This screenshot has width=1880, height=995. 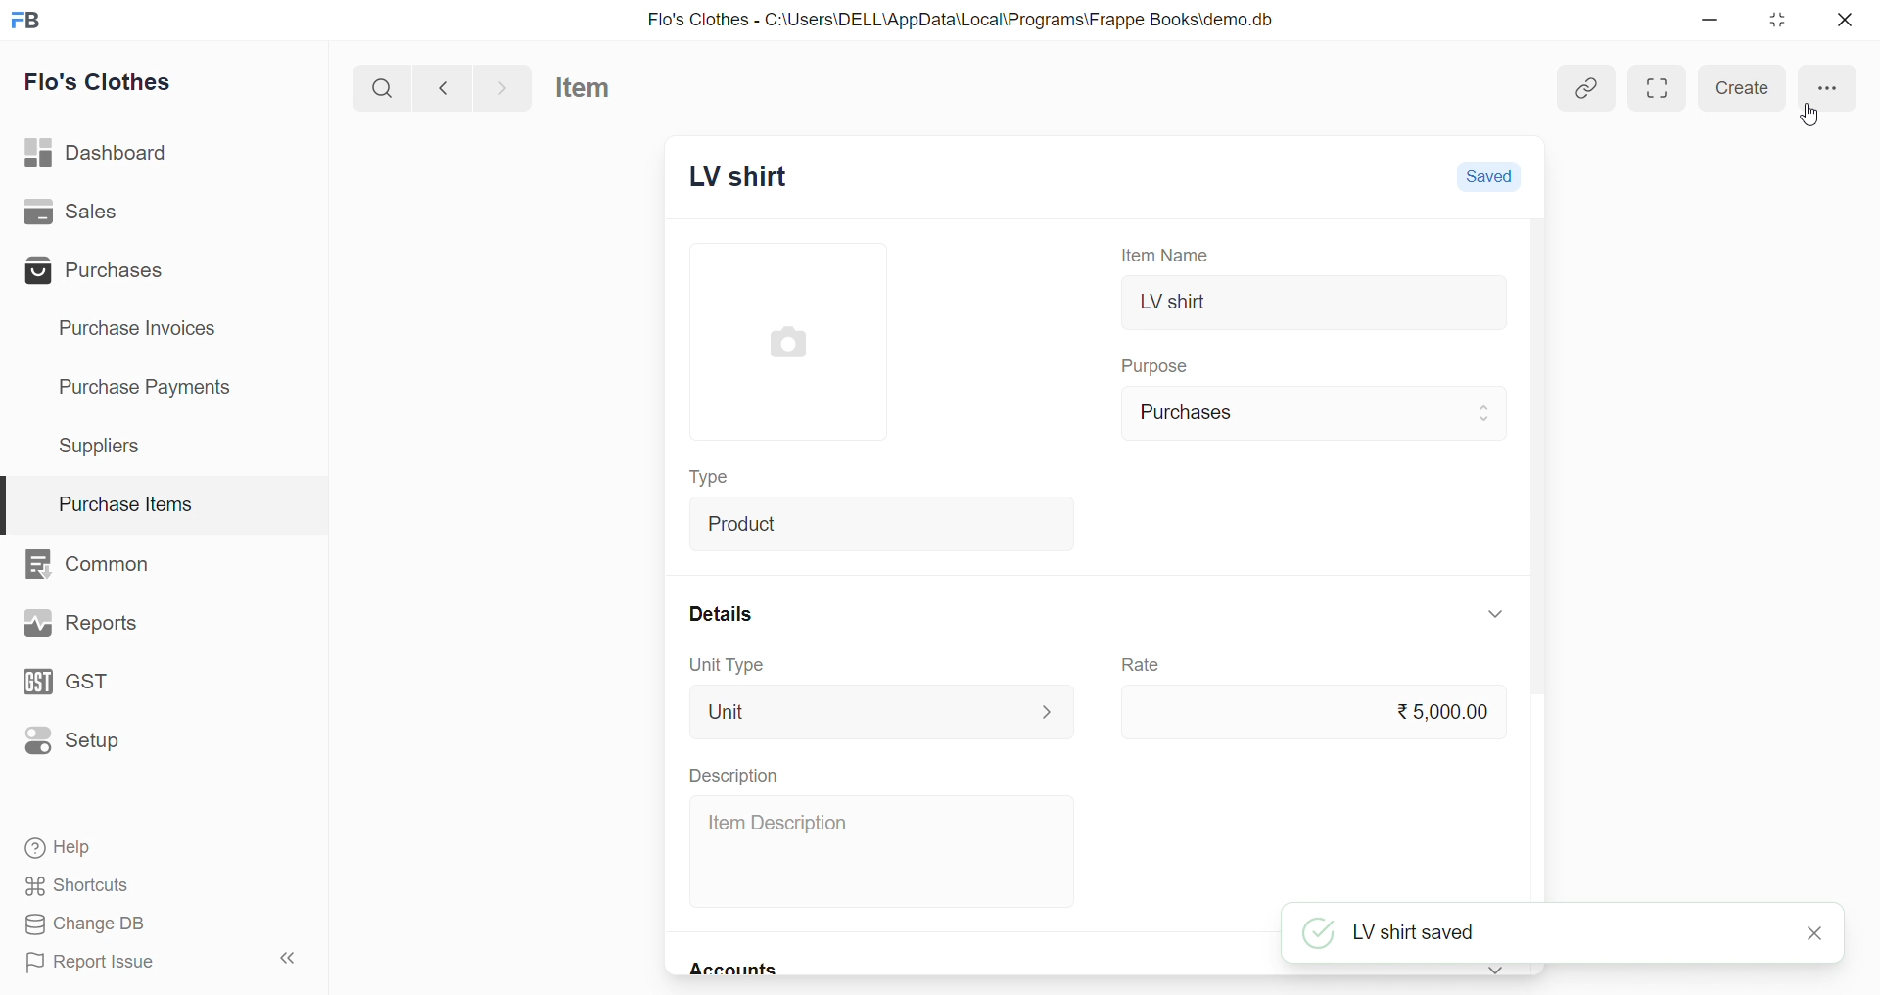 What do you see at coordinates (717, 613) in the screenshot?
I see `Details` at bounding box center [717, 613].